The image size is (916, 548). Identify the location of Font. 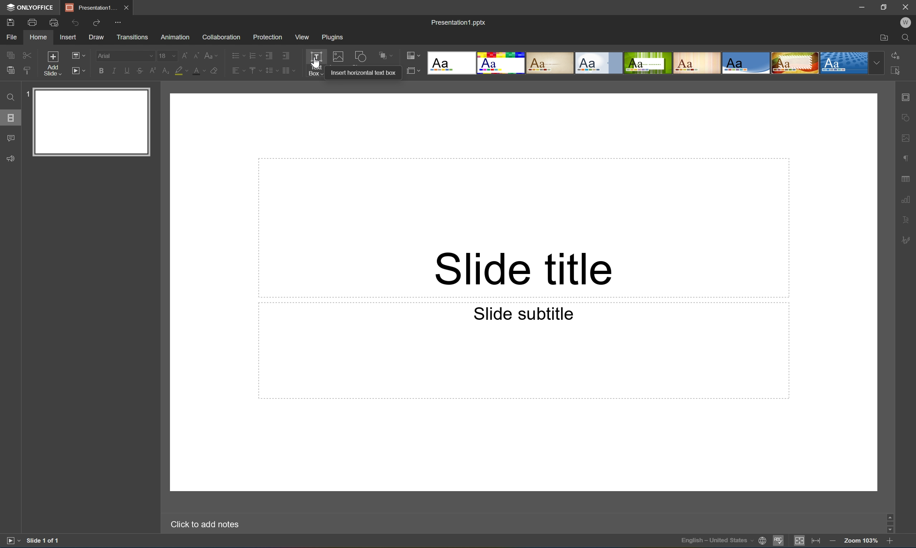
(127, 56).